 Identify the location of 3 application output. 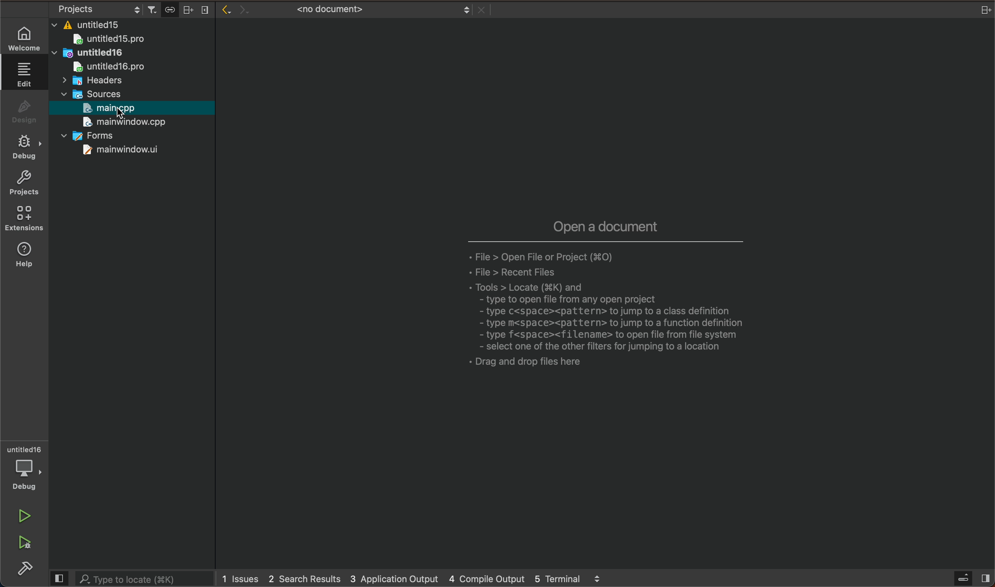
(395, 578).